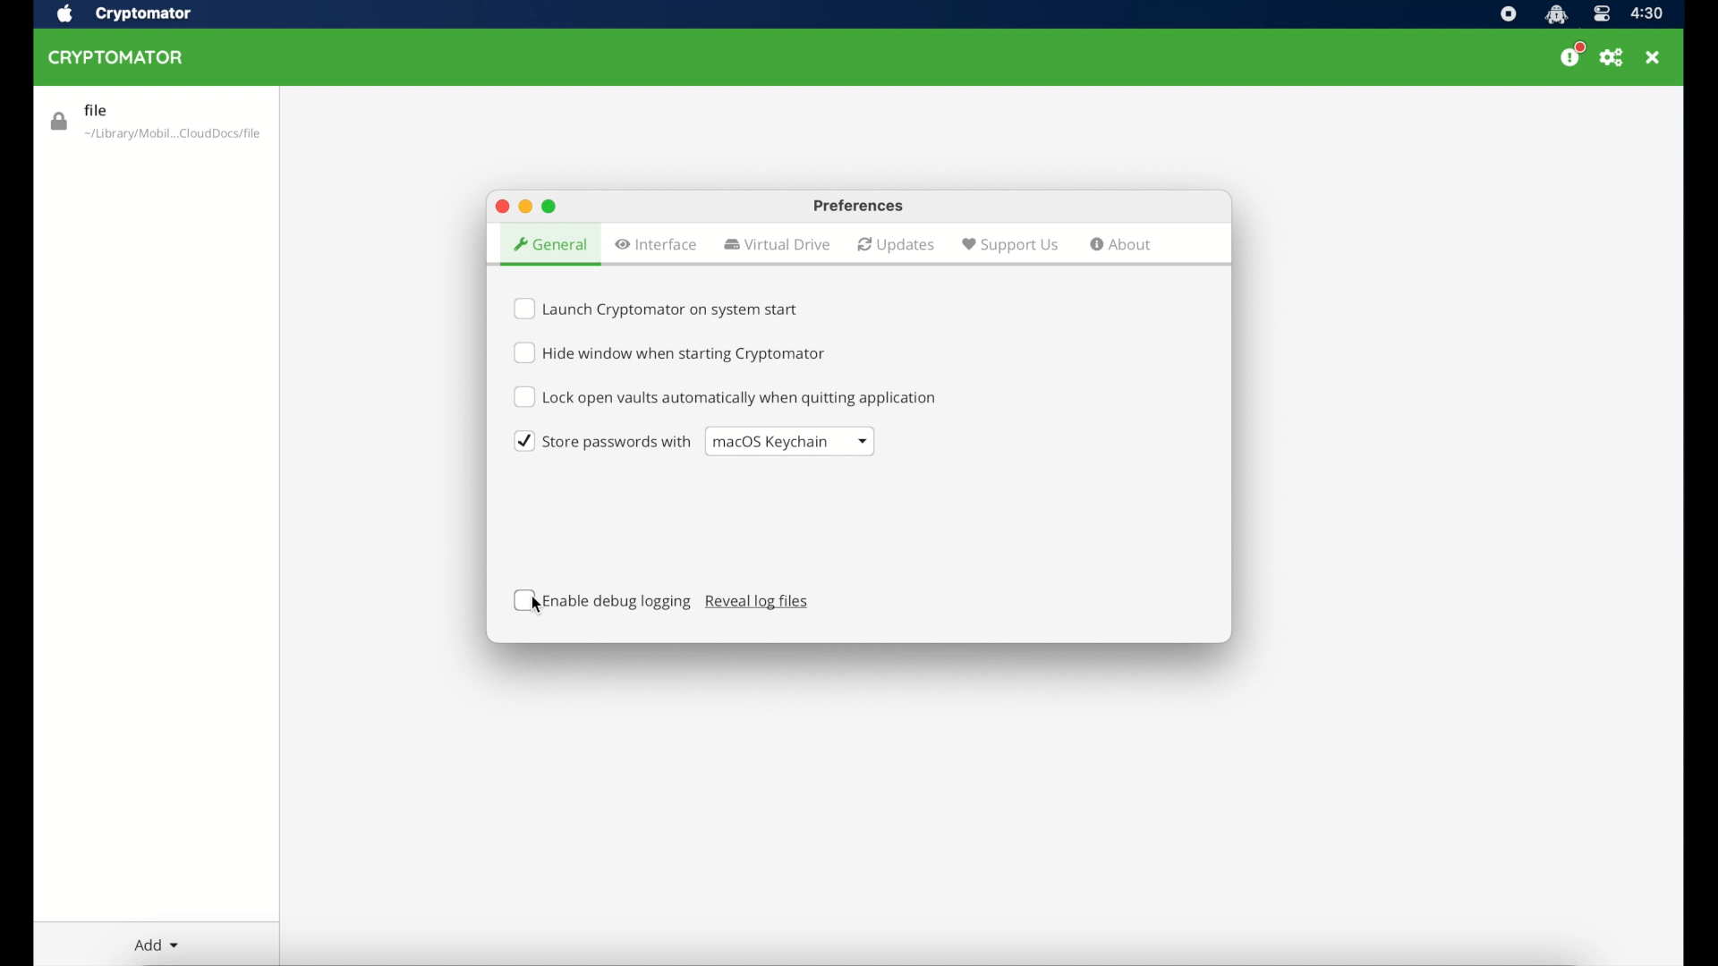 Image resolution: width=1718 pixels, height=966 pixels. Describe the element at coordinates (597, 442) in the screenshot. I see `Store passwords with` at that location.